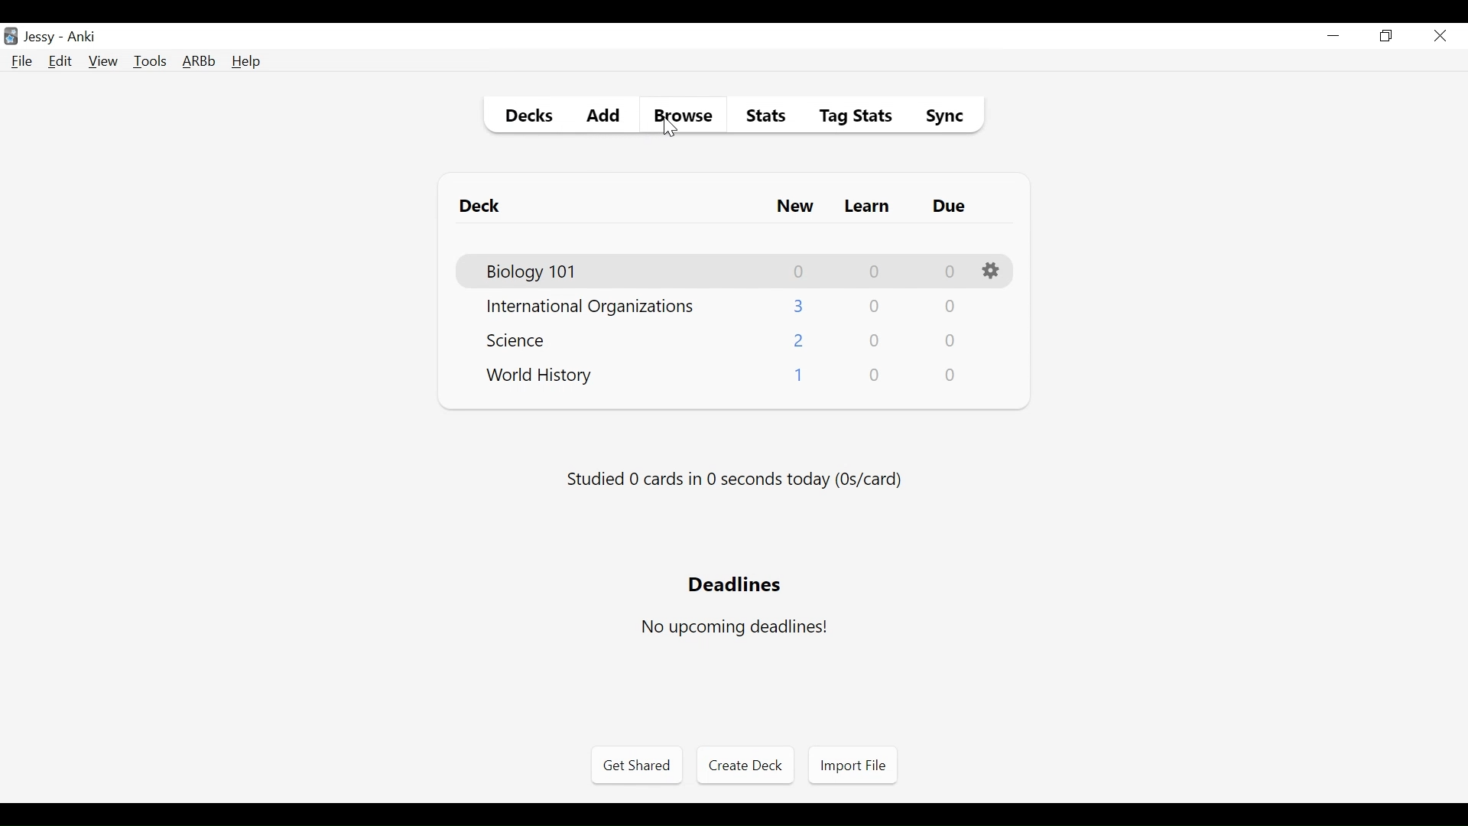 The width and height of the screenshot is (1468, 826). I want to click on New Card Count, so click(800, 342).